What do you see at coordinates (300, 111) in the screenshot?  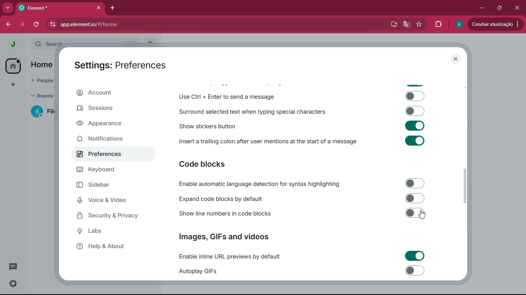 I see `Surround selected text when typing special characters` at bounding box center [300, 111].